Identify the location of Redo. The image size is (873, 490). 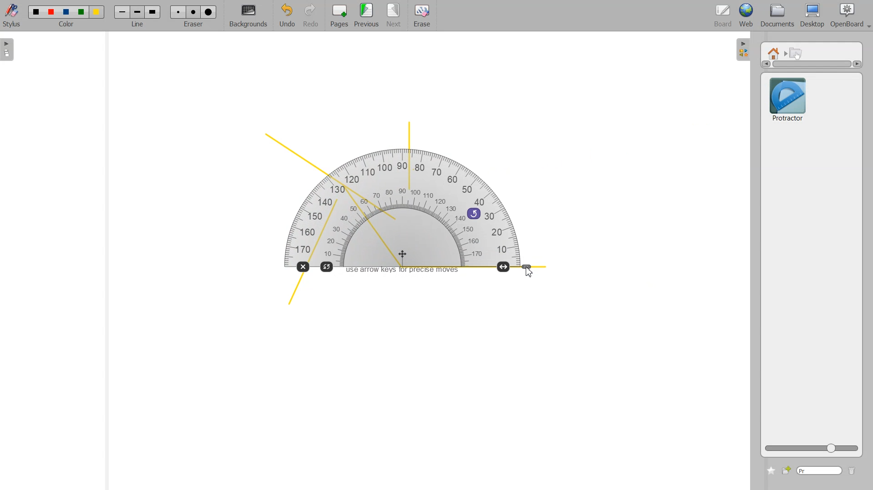
(311, 16).